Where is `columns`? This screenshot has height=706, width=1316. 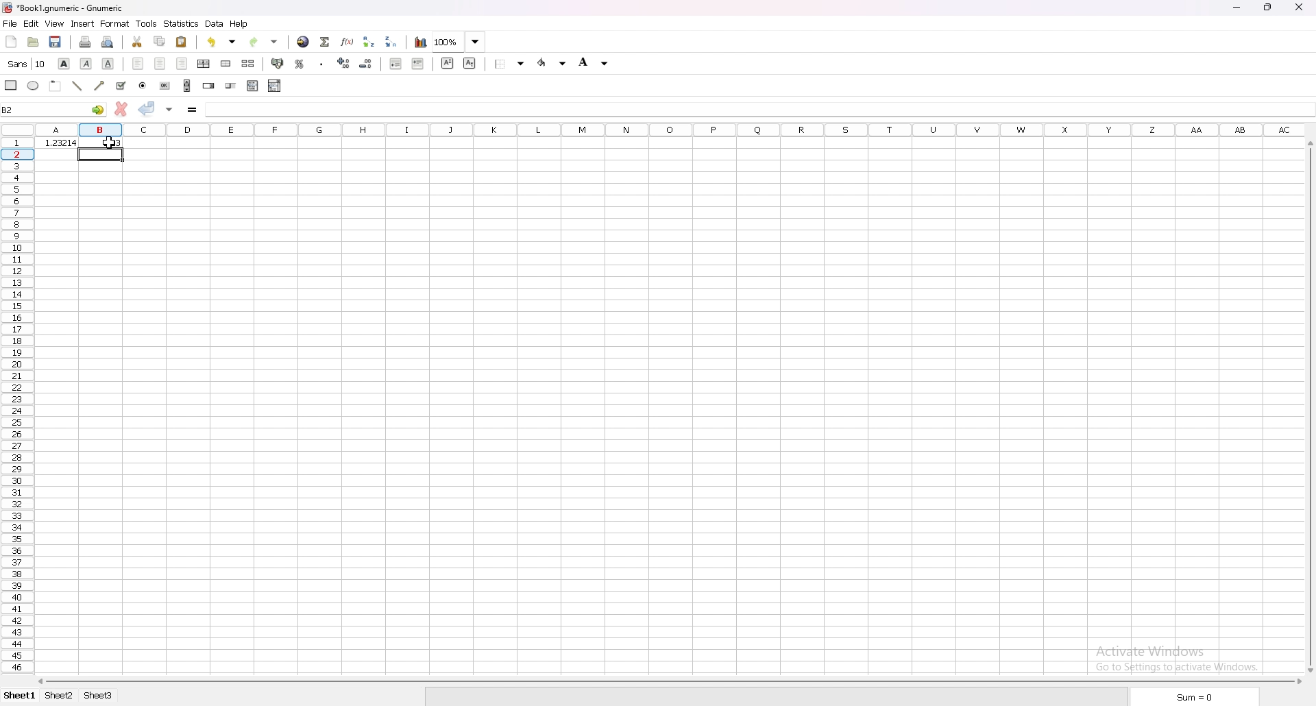
columns is located at coordinates (672, 130).